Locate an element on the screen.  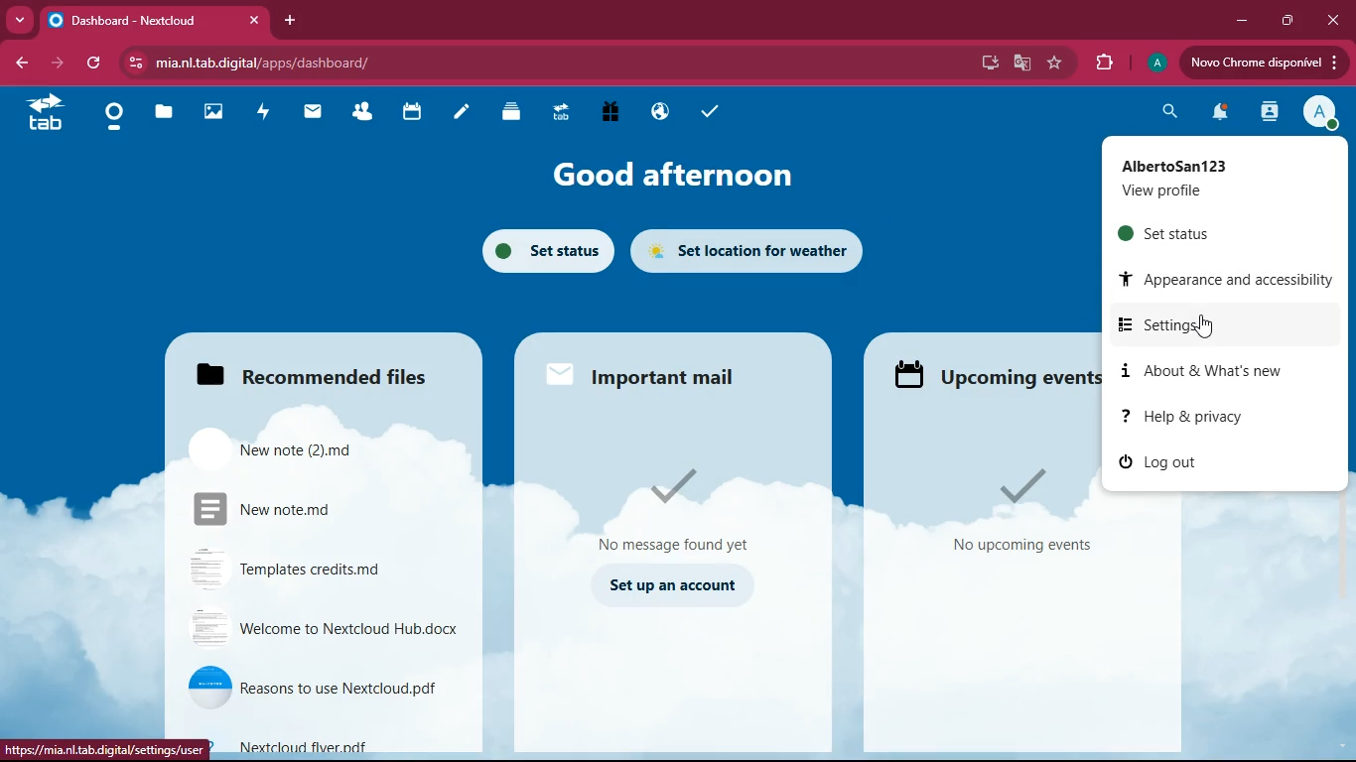
file is located at coordinates (304, 571).